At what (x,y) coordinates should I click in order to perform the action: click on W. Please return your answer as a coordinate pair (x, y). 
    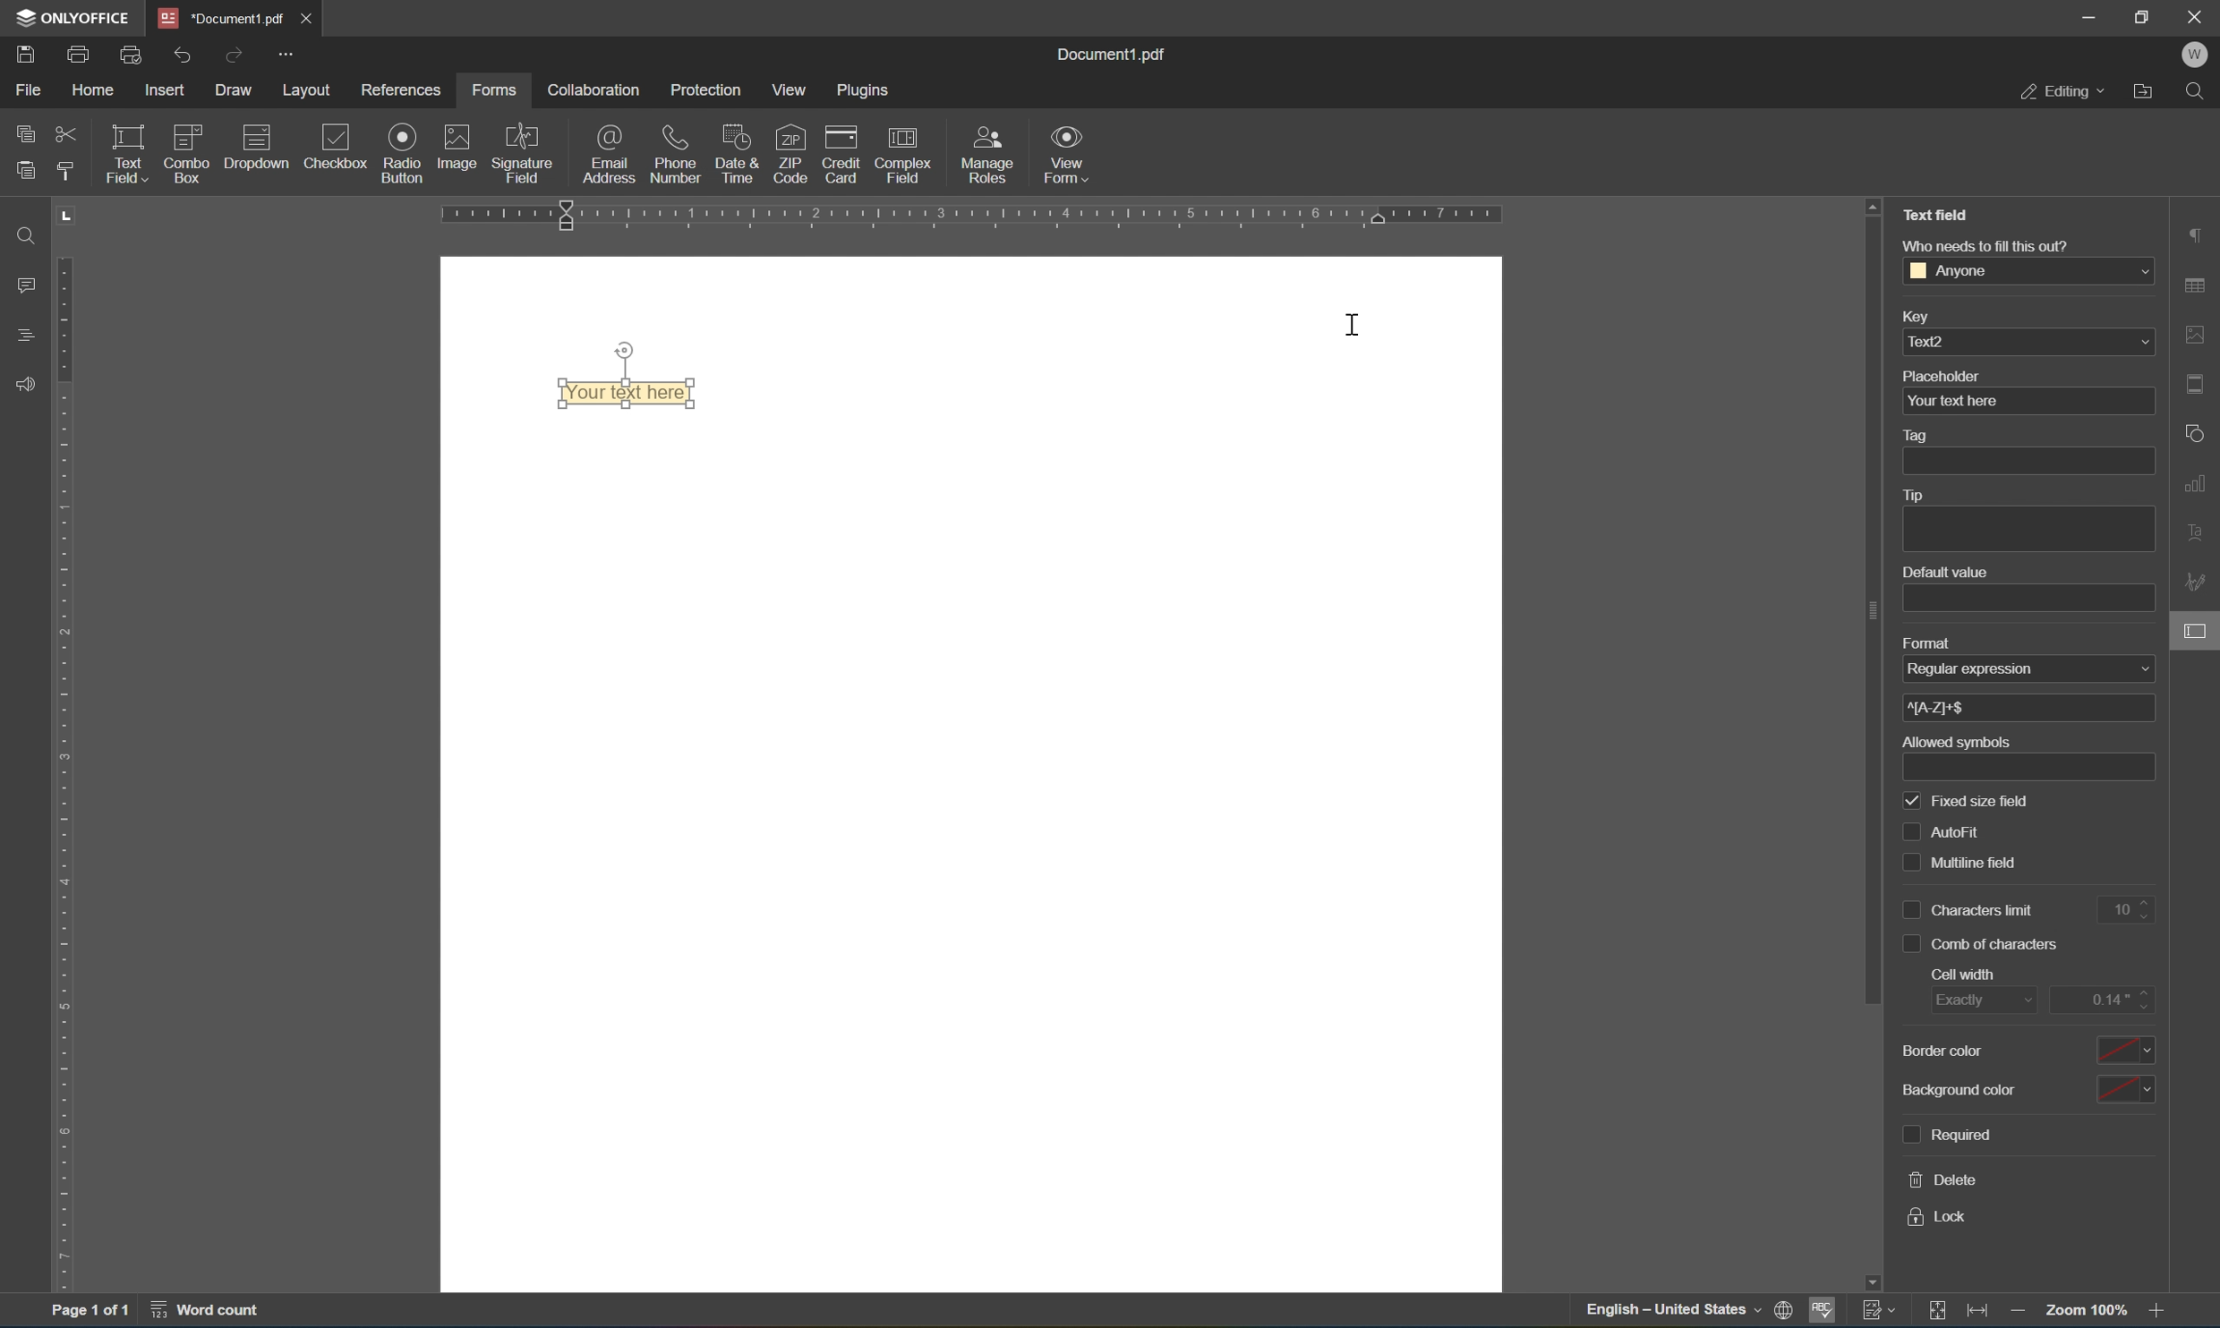
    Looking at the image, I should click on (2198, 54).